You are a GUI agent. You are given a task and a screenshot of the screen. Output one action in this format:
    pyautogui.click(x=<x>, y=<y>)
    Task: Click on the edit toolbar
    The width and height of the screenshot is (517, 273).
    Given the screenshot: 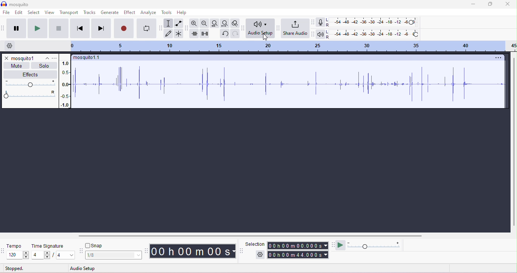 What is the action you would take?
    pyautogui.click(x=187, y=28)
    